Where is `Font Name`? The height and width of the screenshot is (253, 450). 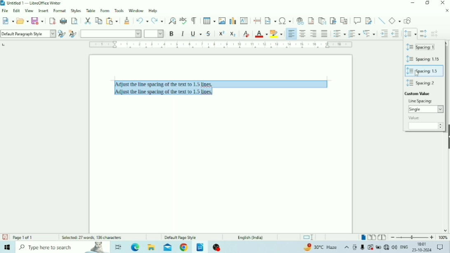 Font Name is located at coordinates (111, 33).